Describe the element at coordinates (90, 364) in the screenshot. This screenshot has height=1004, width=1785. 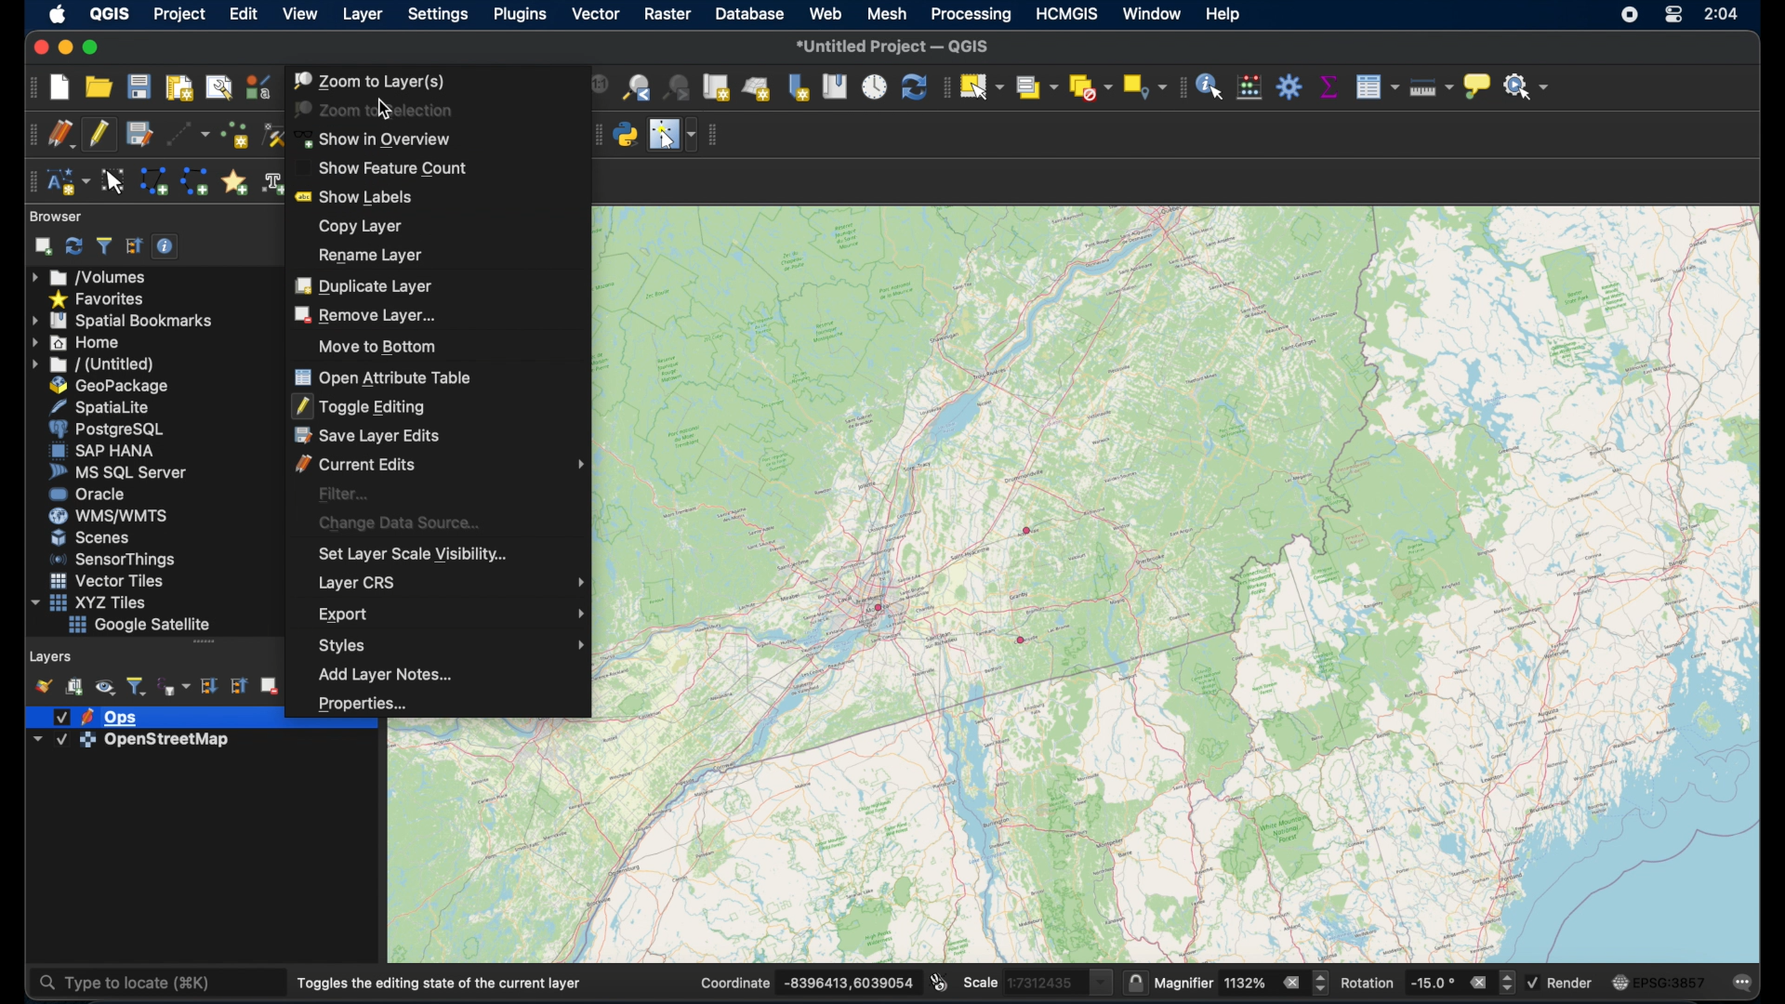
I see `untitled` at that location.